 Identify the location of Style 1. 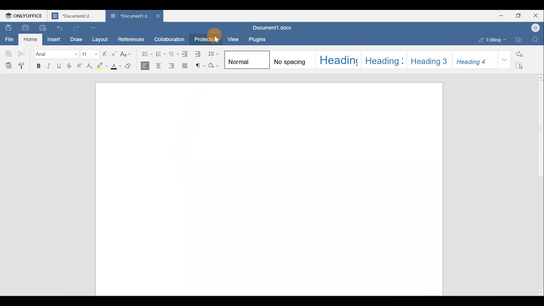
(247, 59).